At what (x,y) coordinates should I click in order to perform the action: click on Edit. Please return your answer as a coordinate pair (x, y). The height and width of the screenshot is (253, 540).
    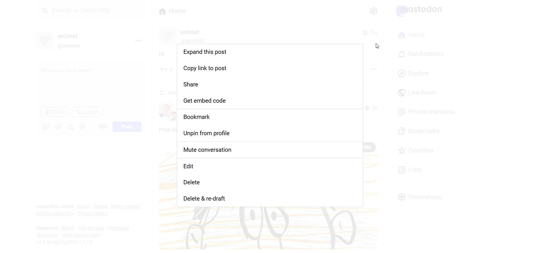
    Looking at the image, I should click on (271, 168).